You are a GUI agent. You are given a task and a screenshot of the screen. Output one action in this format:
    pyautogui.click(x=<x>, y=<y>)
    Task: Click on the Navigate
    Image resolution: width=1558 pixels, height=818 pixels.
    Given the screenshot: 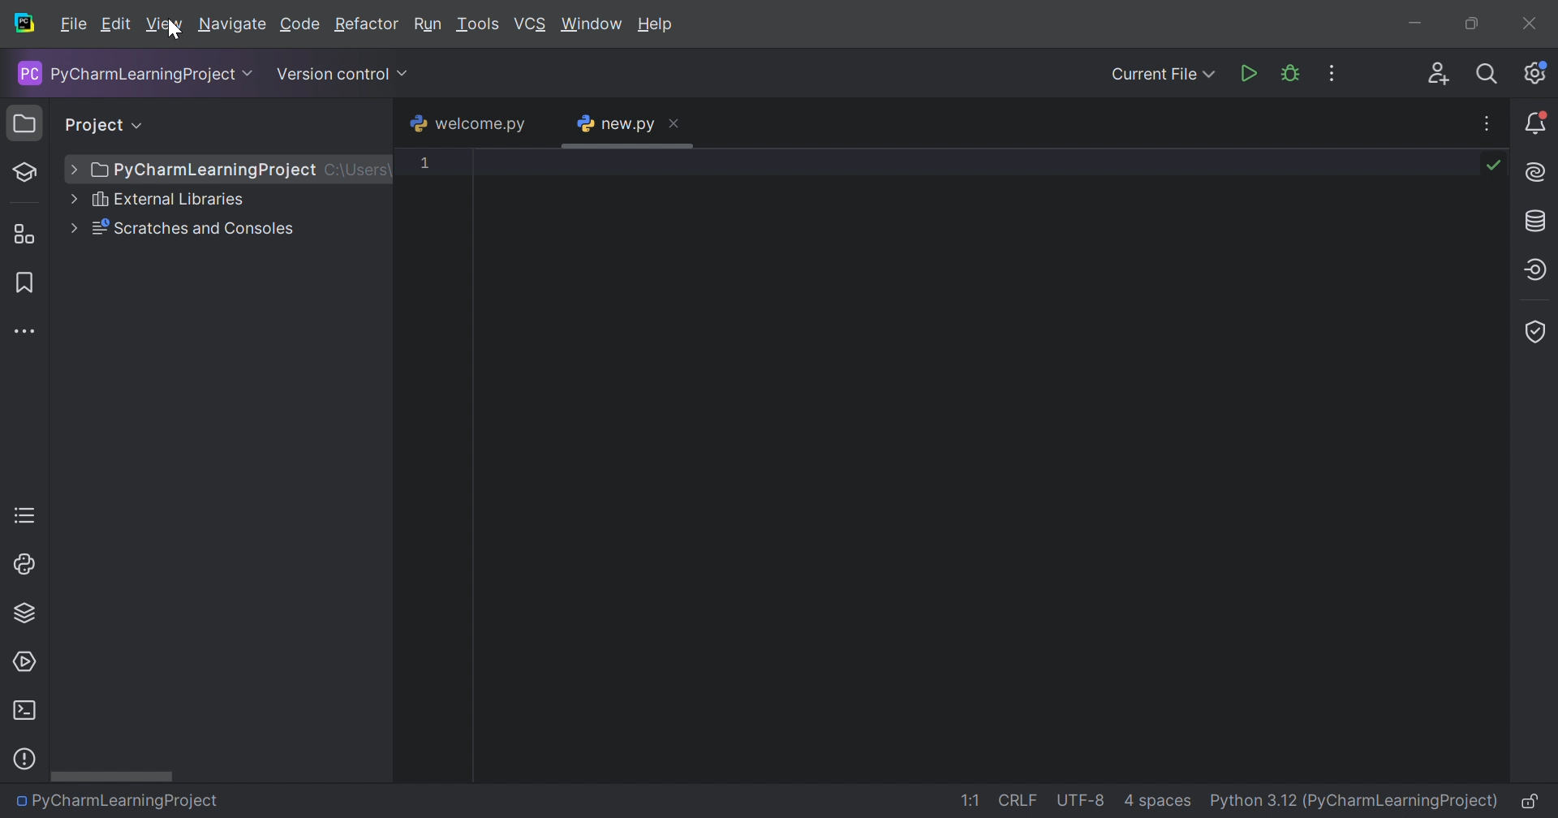 What is the action you would take?
    pyautogui.click(x=233, y=24)
    